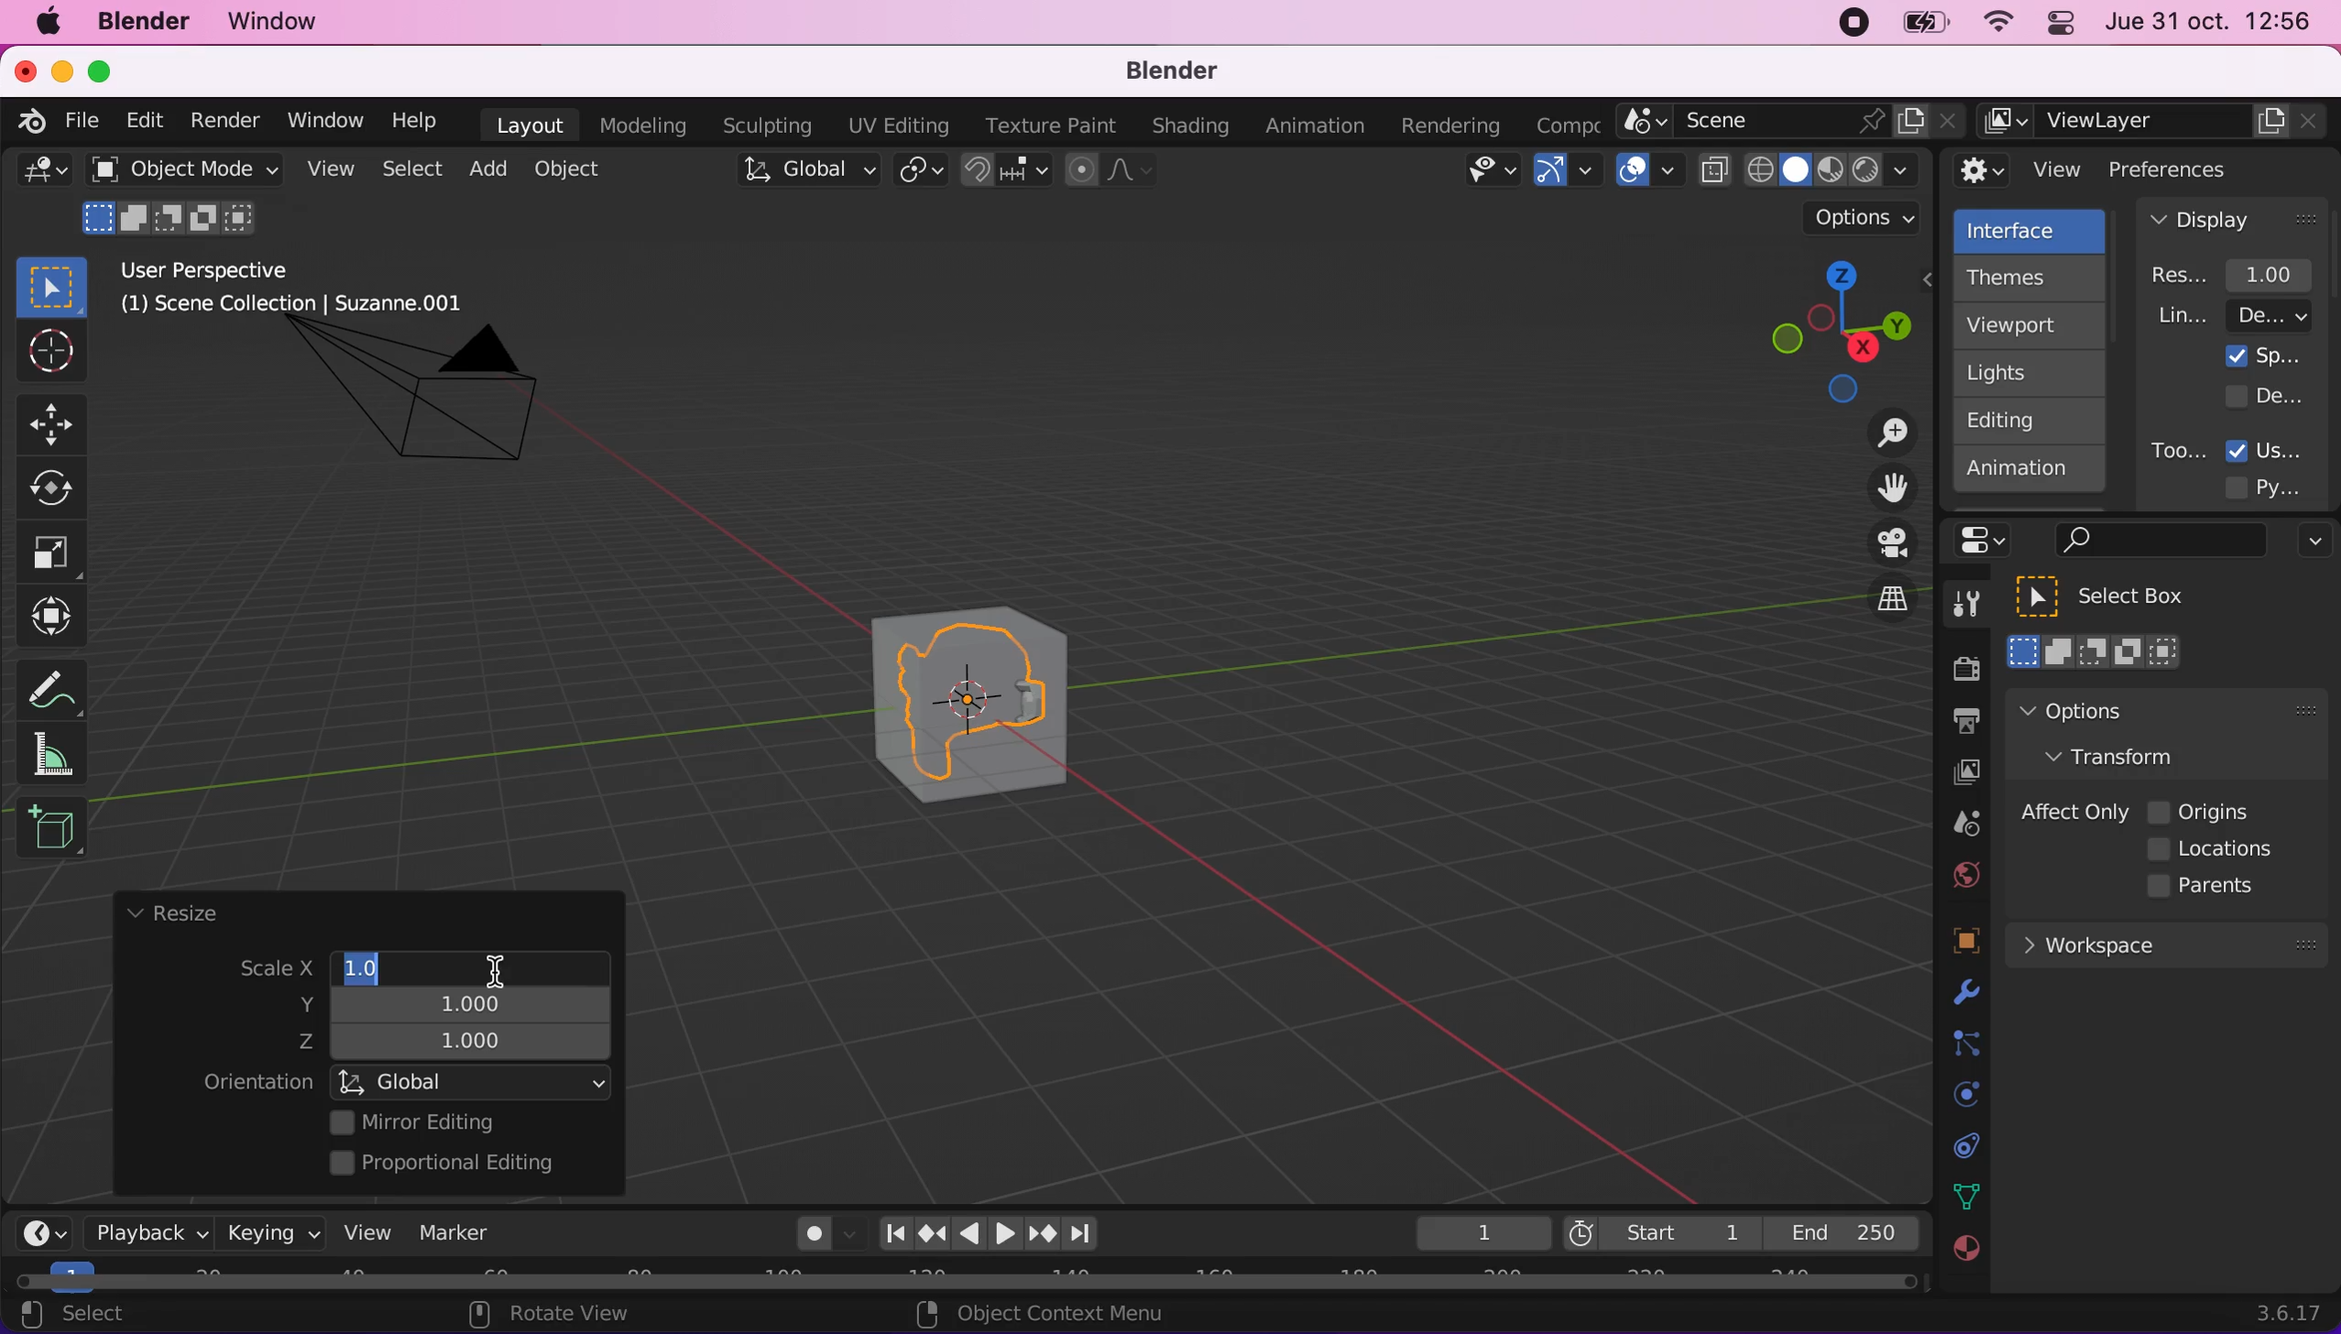 The height and width of the screenshot is (1334, 2341). What do you see at coordinates (171, 914) in the screenshot?
I see `resize` at bounding box center [171, 914].